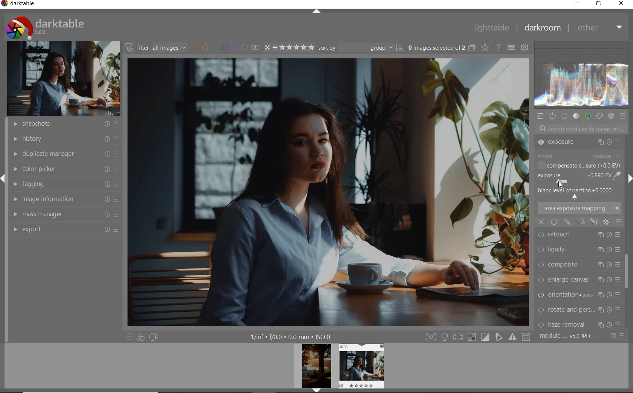 This screenshot has width=633, height=393. What do you see at coordinates (554, 222) in the screenshot?
I see `uniformly` at bounding box center [554, 222].